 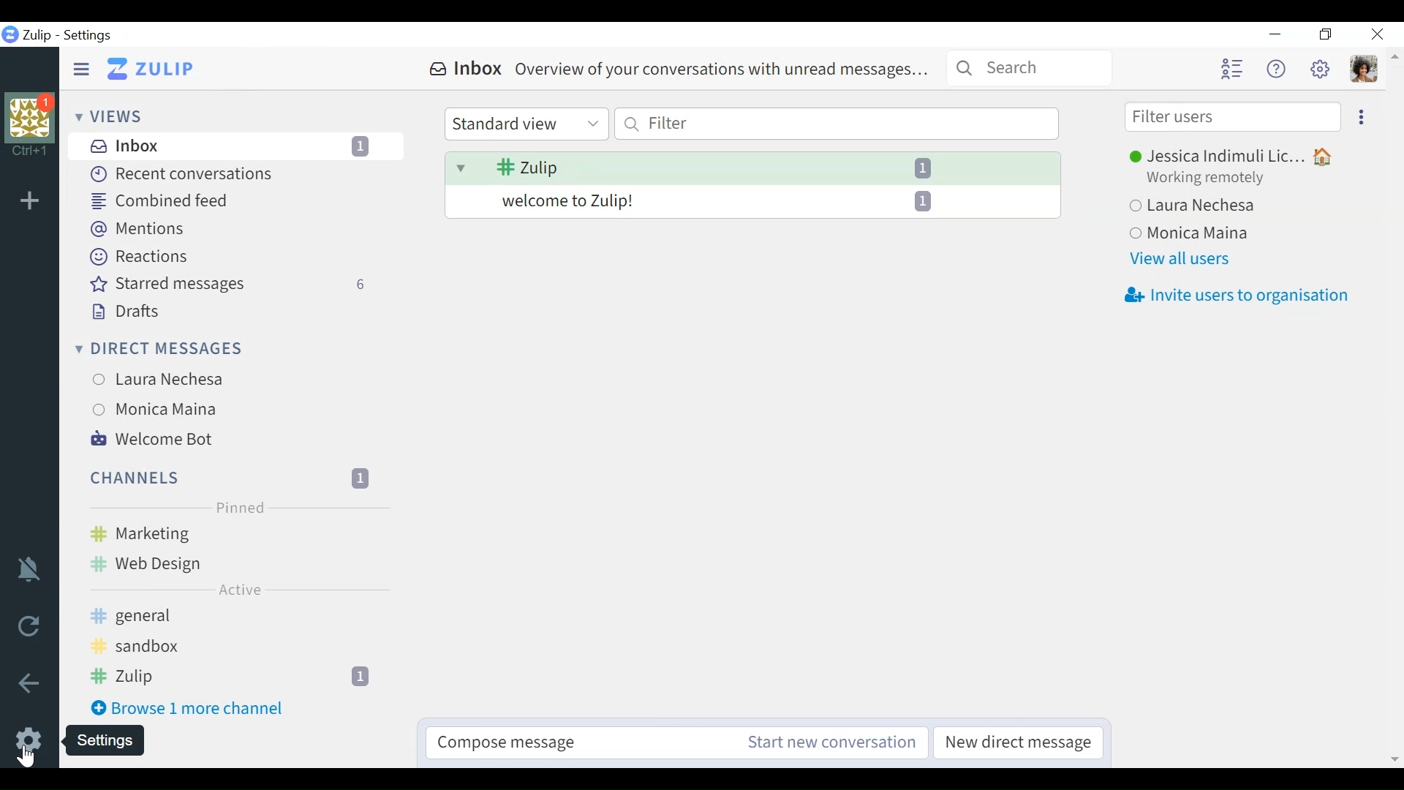 I want to click on Go Back, so click(x=29, y=684).